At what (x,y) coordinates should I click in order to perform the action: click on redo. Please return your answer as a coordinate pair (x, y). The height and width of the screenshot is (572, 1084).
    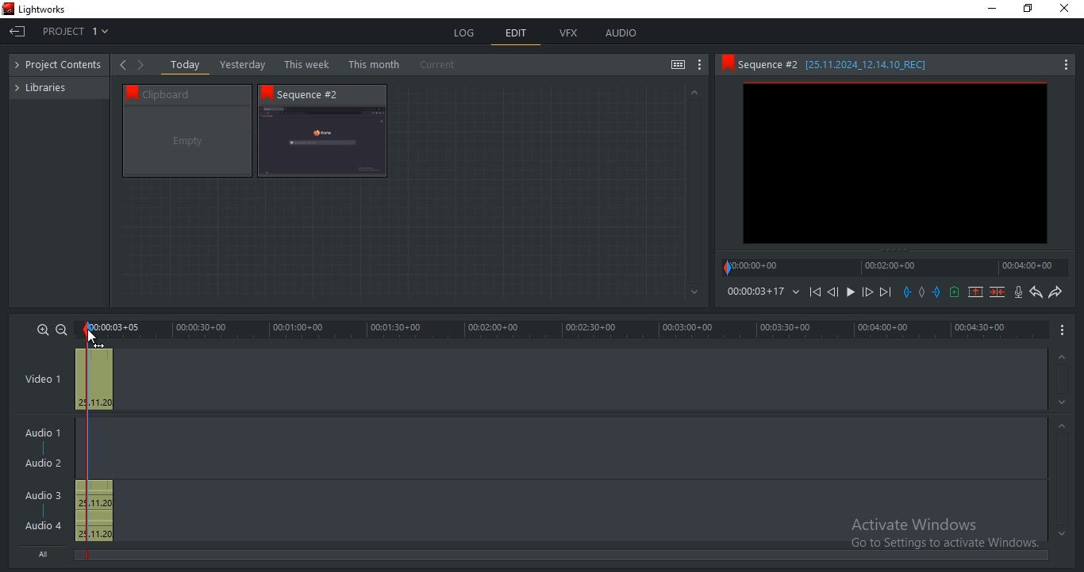
    Looking at the image, I should click on (1055, 292).